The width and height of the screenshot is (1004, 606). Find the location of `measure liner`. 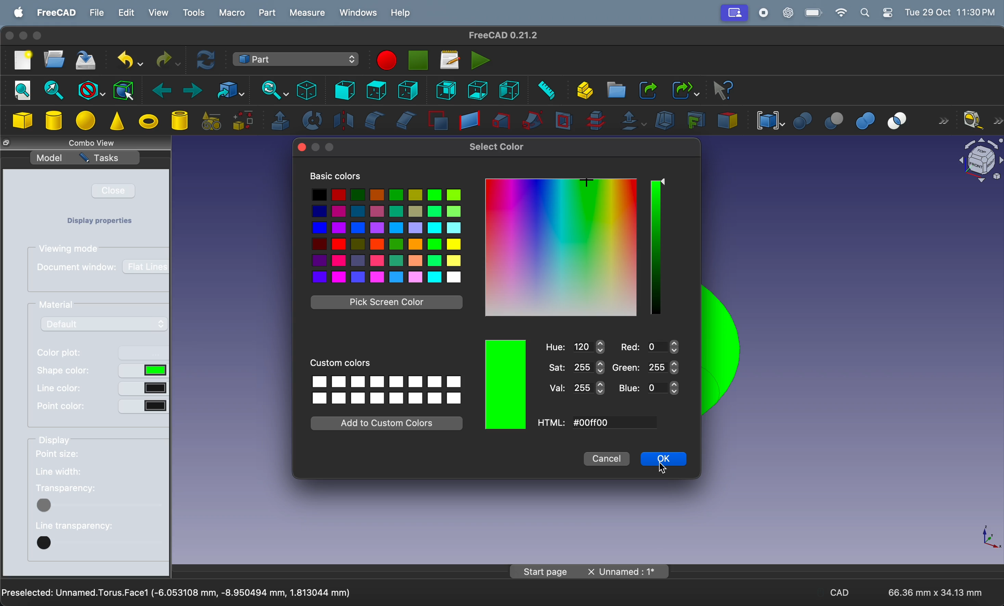

measure liner is located at coordinates (983, 120).